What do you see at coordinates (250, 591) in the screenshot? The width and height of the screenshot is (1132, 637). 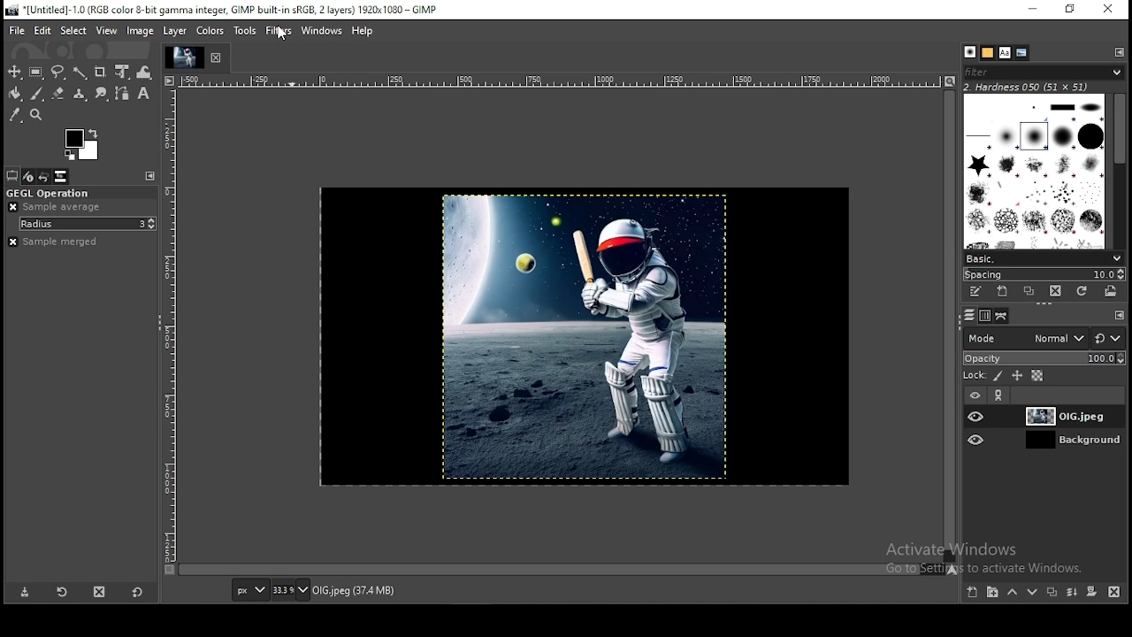 I see `units` at bounding box center [250, 591].